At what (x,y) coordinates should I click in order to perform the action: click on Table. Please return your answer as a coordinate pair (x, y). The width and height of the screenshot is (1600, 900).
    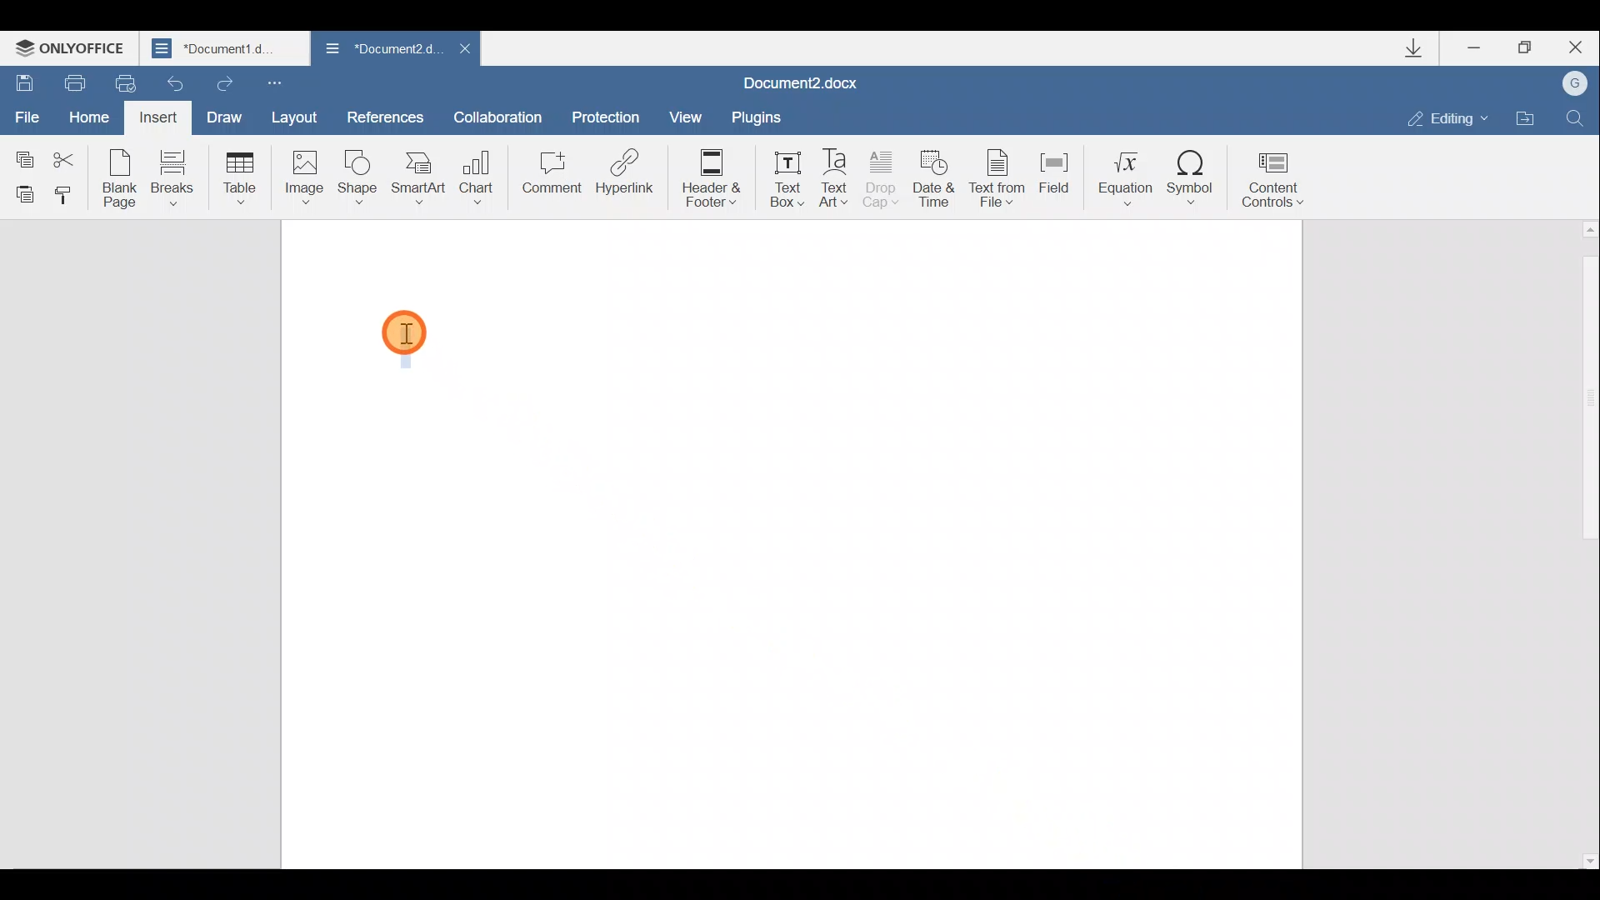
    Looking at the image, I should click on (237, 175).